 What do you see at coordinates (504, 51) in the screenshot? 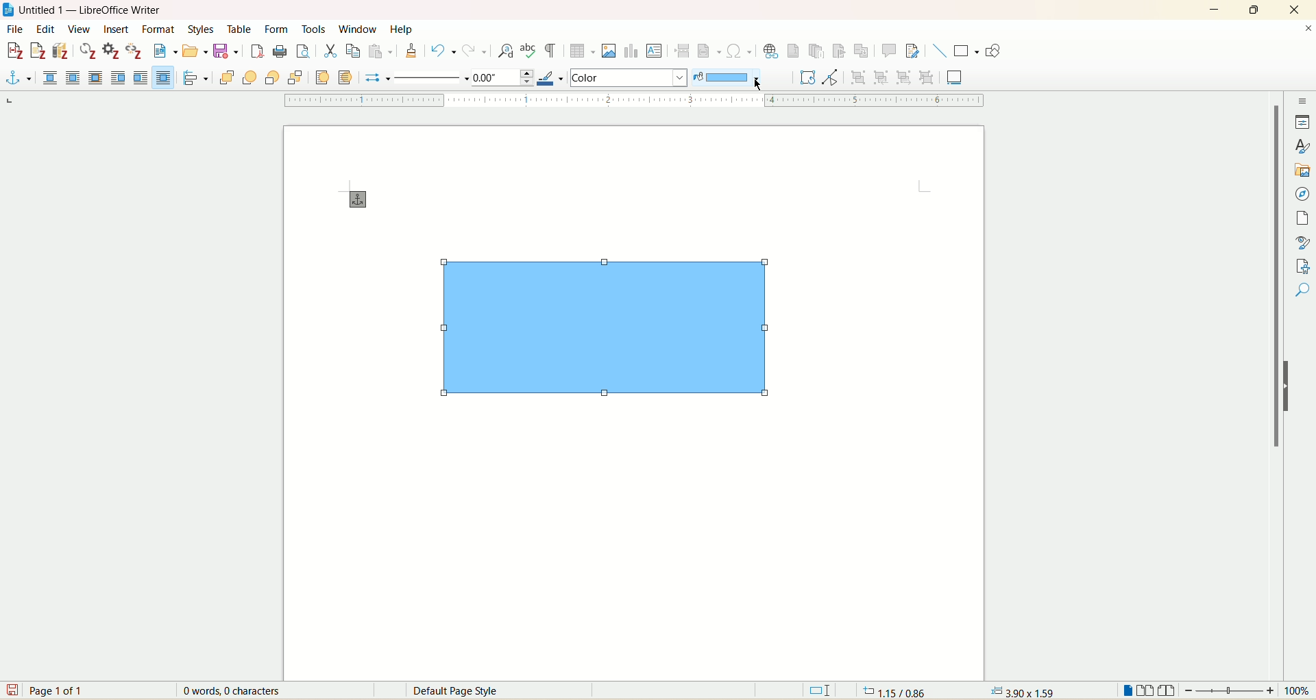
I see `find and replace` at bounding box center [504, 51].